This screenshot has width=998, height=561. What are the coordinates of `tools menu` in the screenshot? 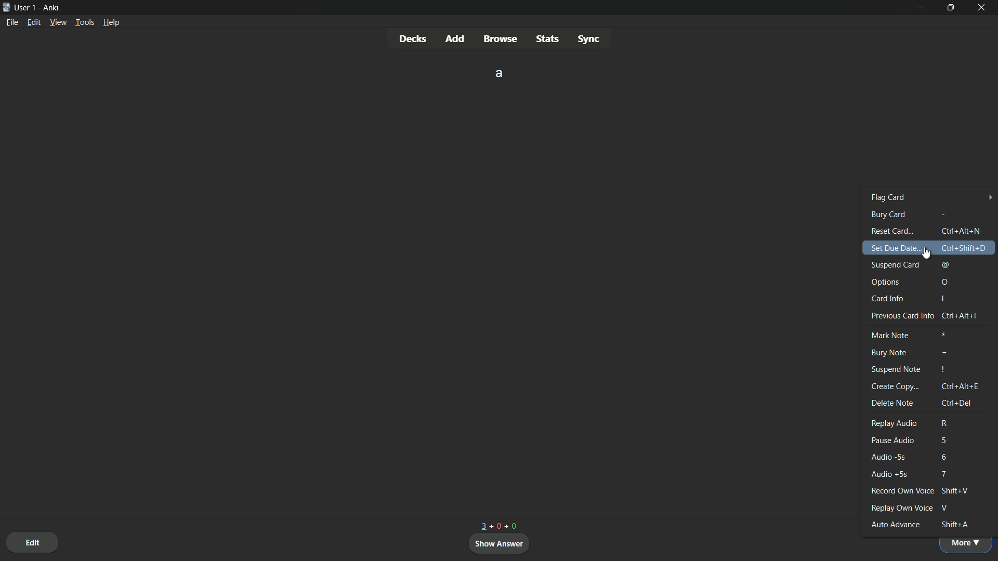 It's located at (85, 22).